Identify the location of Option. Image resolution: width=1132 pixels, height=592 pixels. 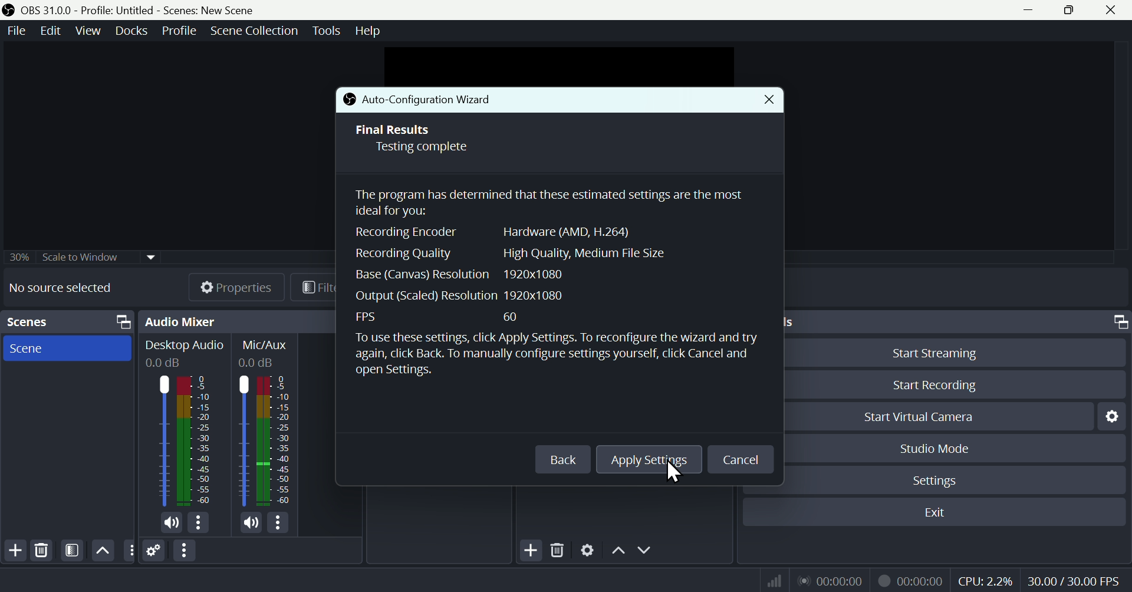
(186, 551).